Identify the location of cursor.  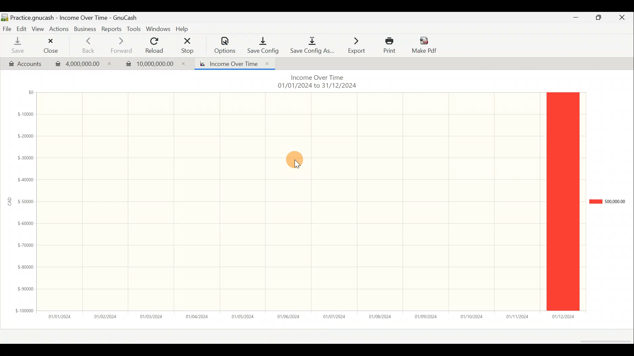
(298, 164).